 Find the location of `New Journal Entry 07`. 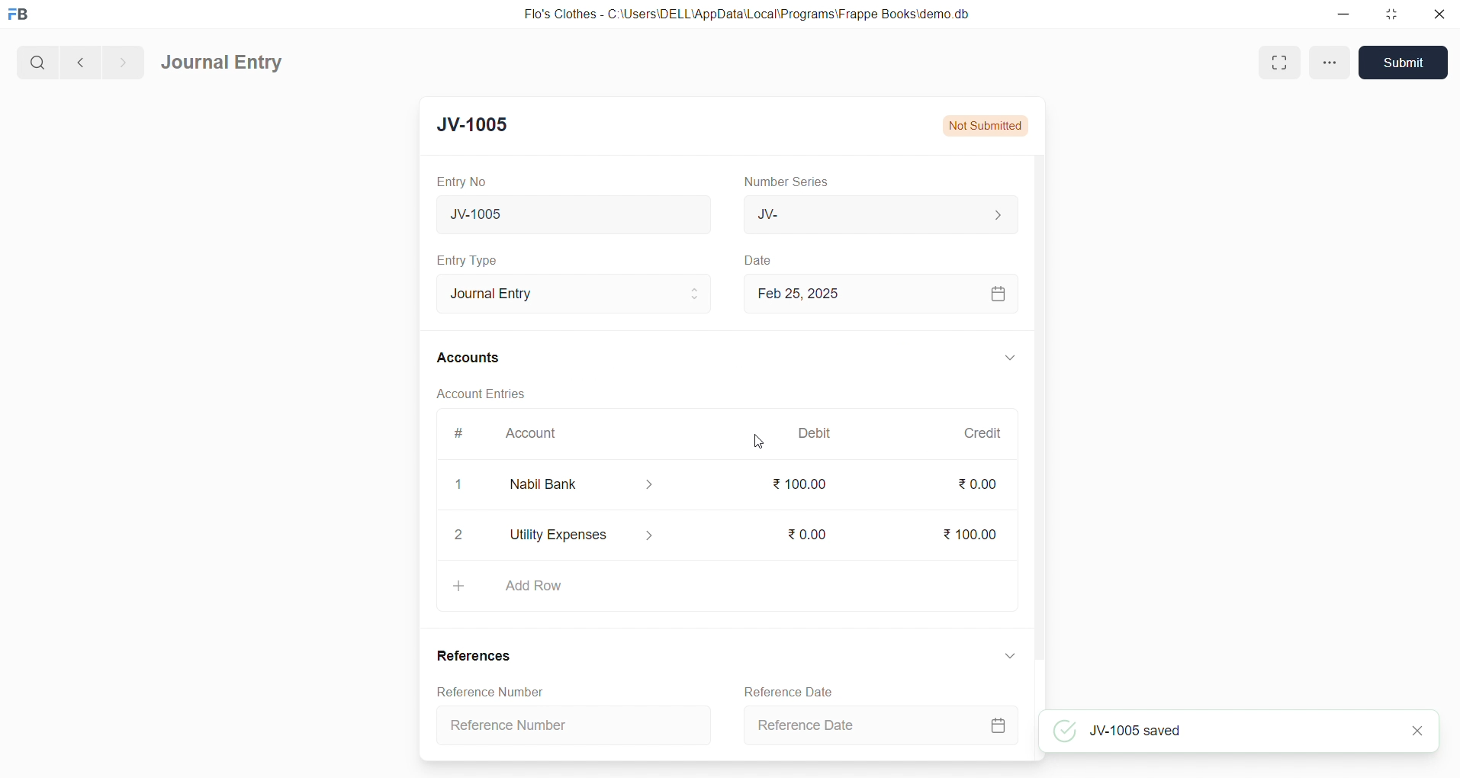

New Journal Entry 07 is located at coordinates (568, 211).